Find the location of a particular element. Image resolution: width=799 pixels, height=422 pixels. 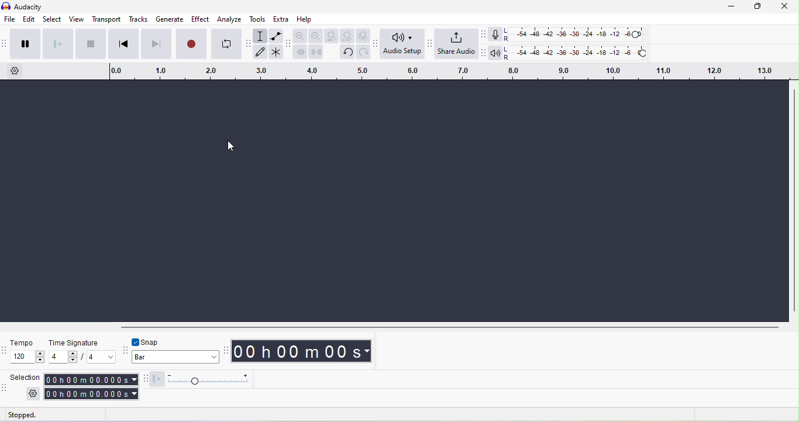

trim audio outside selection is located at coordinates (301, 53).